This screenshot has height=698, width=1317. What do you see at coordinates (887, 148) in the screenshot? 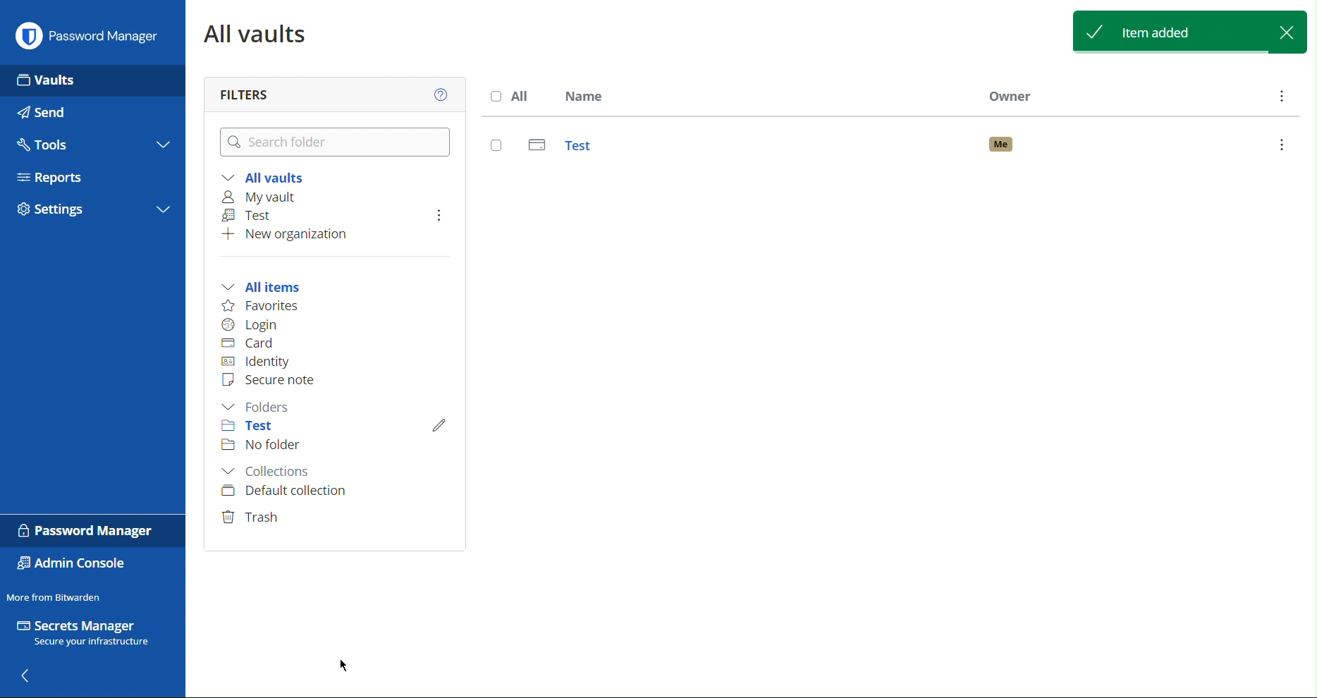
I see `Test` at bounding box center [887, 148].